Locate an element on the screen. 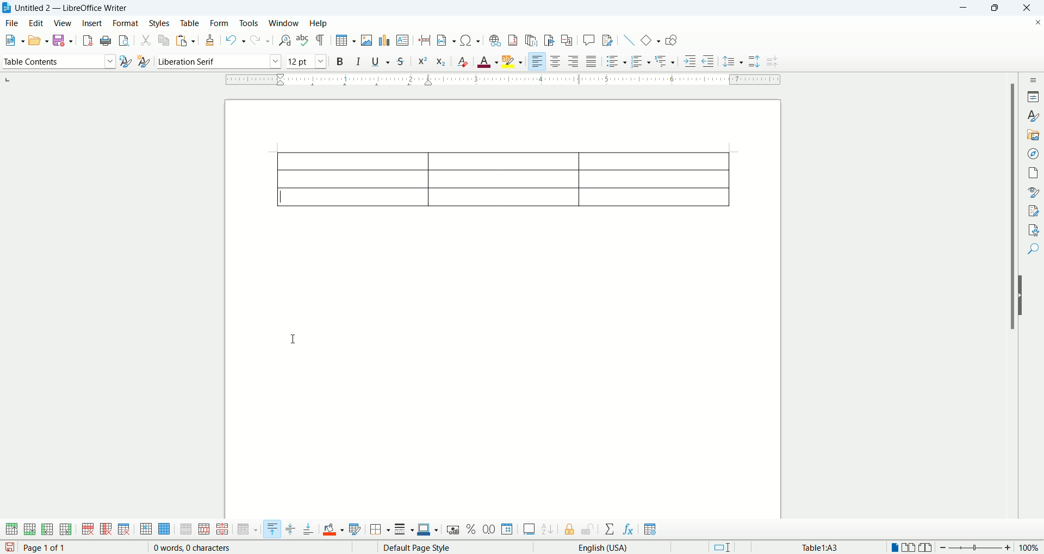 The image size is (1044, 554). vertical scroll bar is located at coordinates (1012, 307).